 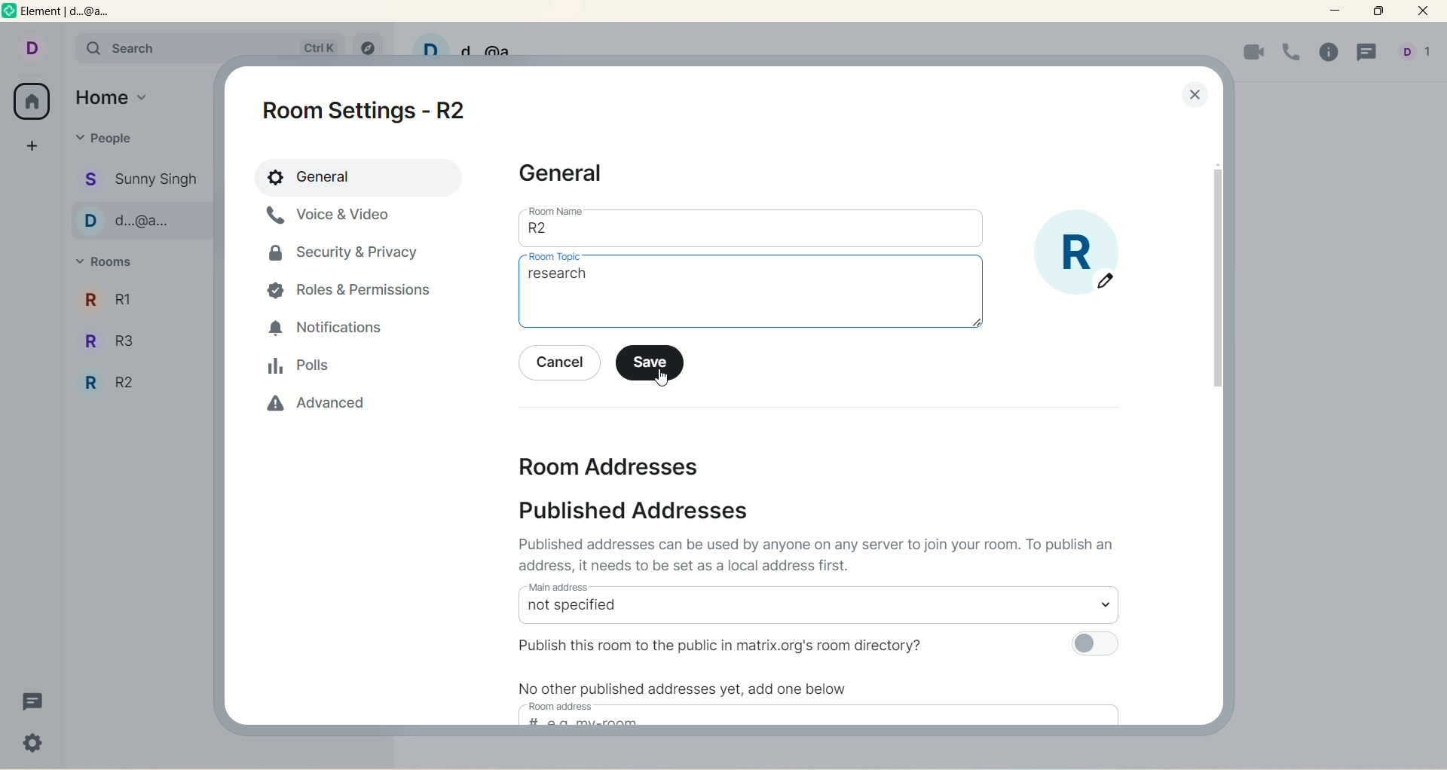 What do you see at coordinates (560, 362) in the screenshot?
I see `cancel` at bounding box center [560, 362].